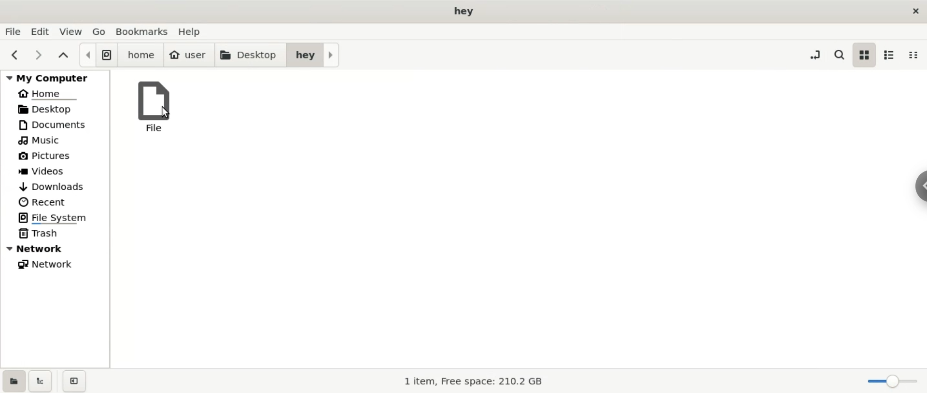 The image size is (927, 393). What do you see at coordinates (64, 56) in the screenshot?
I see `parent folder` at bounding box center [64, 56].